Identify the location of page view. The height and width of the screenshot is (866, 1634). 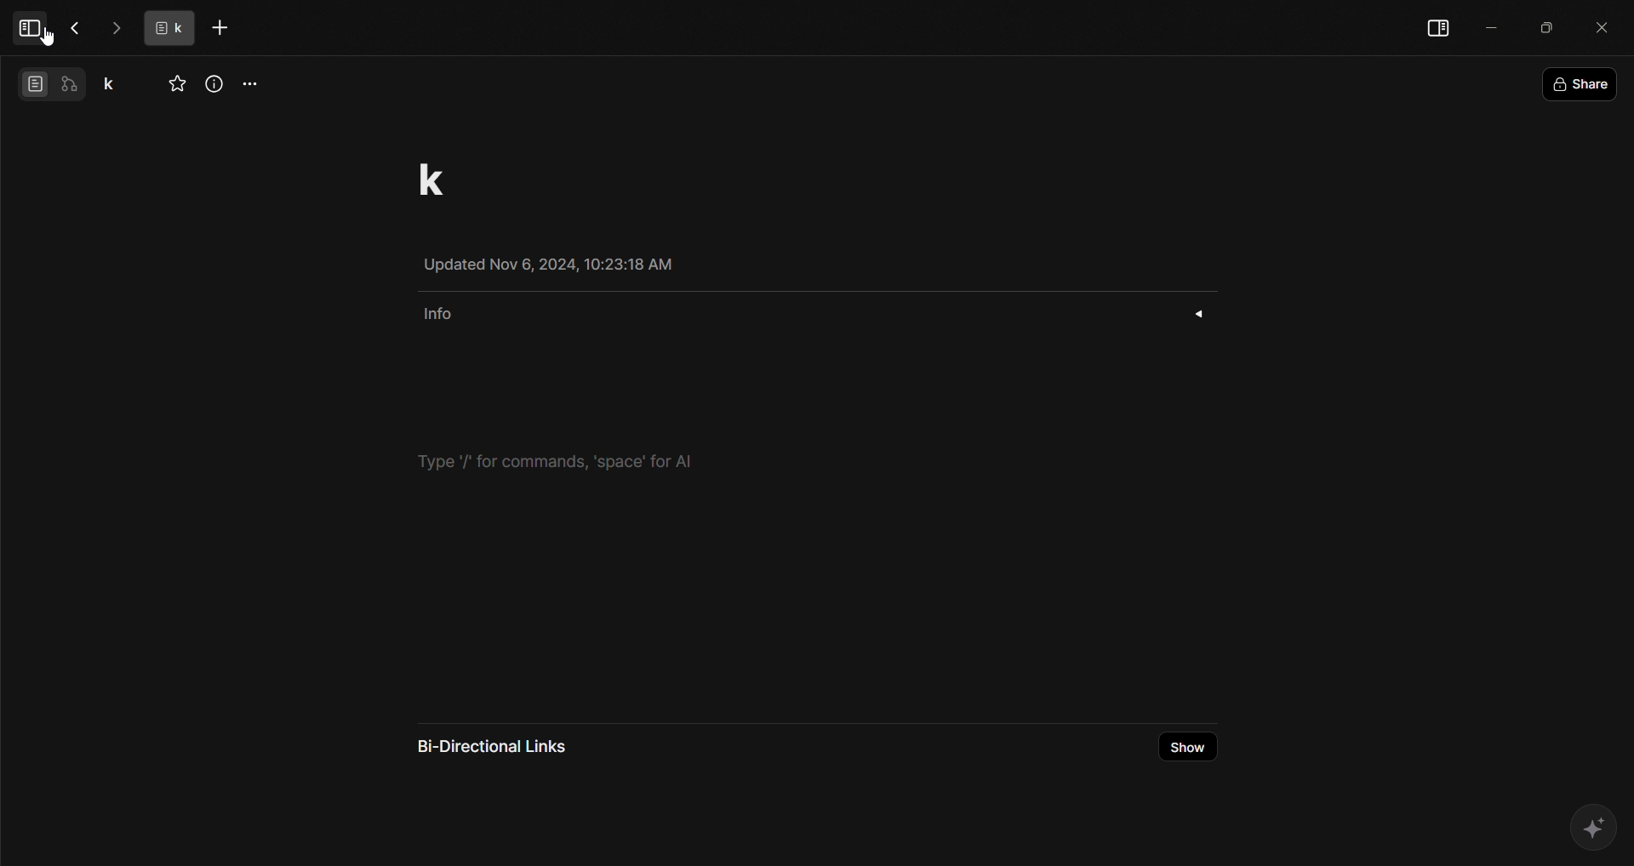
(32, 83).